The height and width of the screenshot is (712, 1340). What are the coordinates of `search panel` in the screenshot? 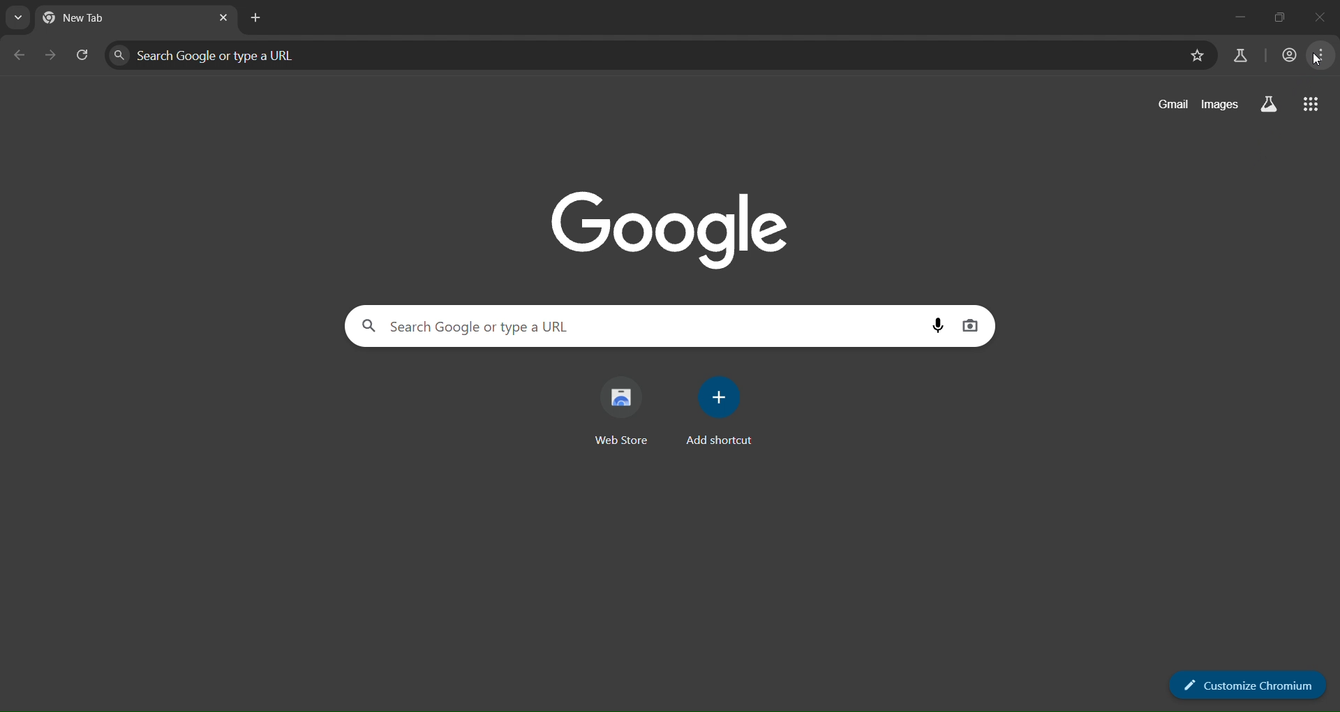 It's located at (482, 325).